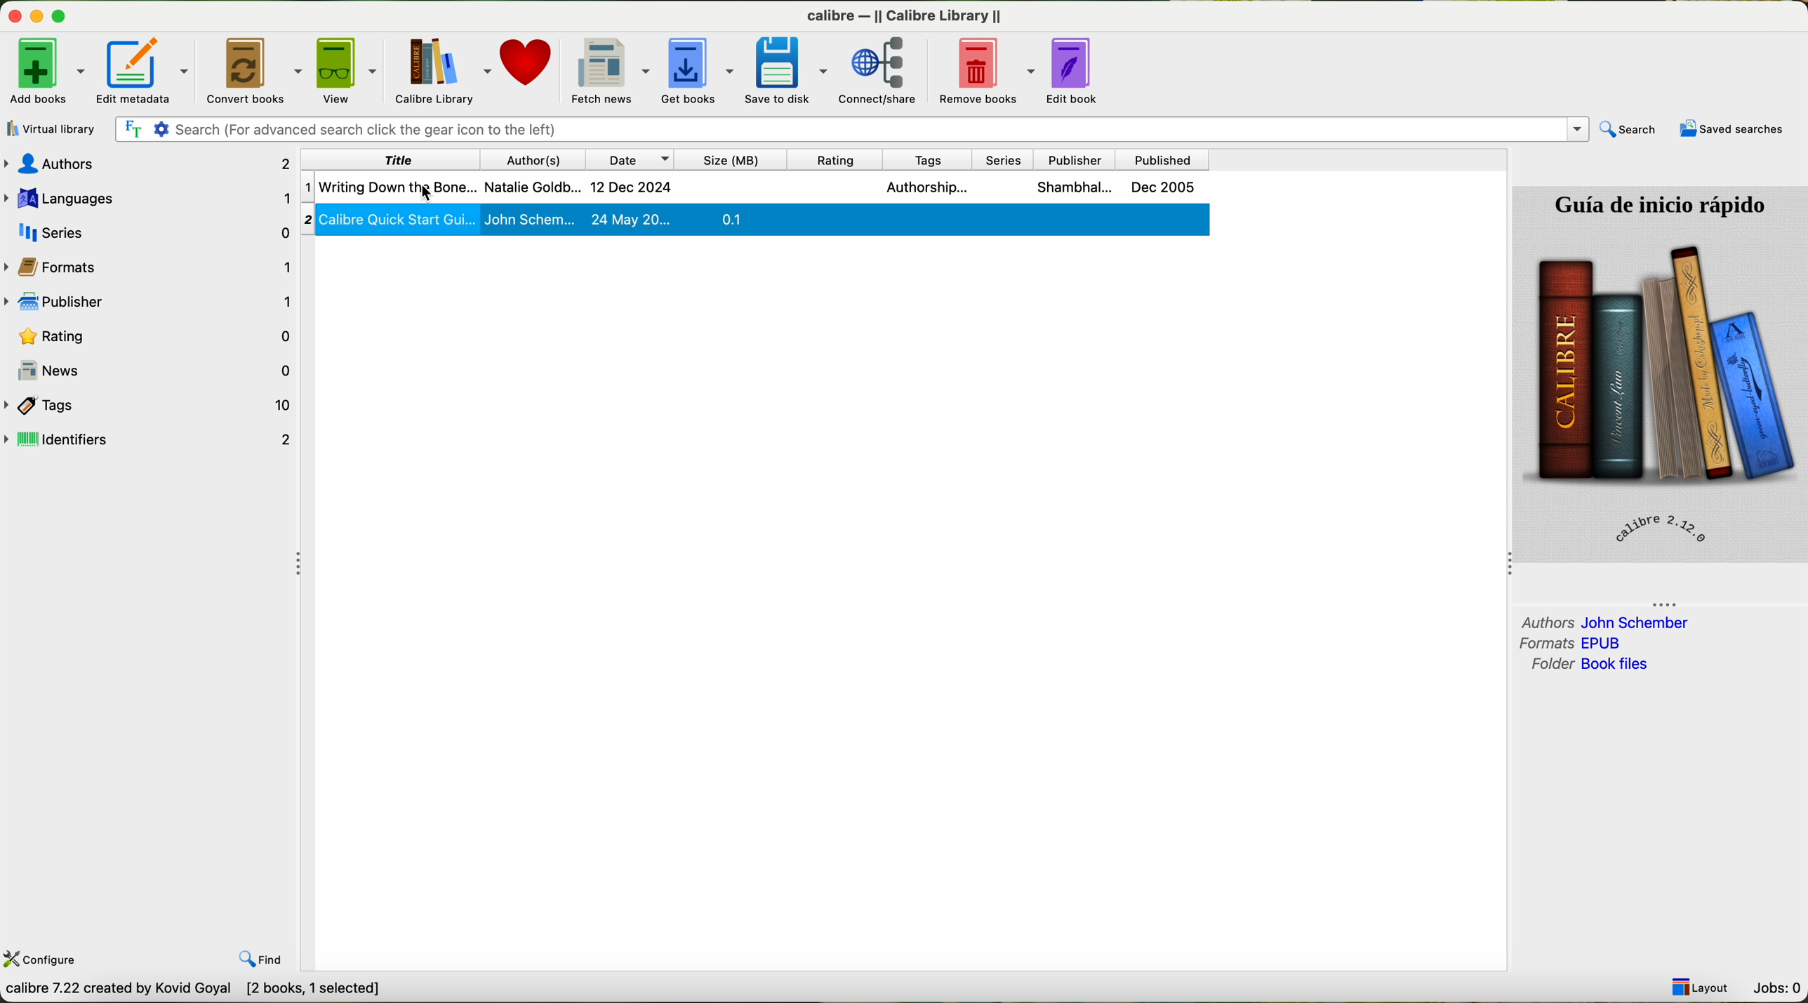  Describe the element at coordinates (152, 232) in the screenshot. I see `series` at that location.